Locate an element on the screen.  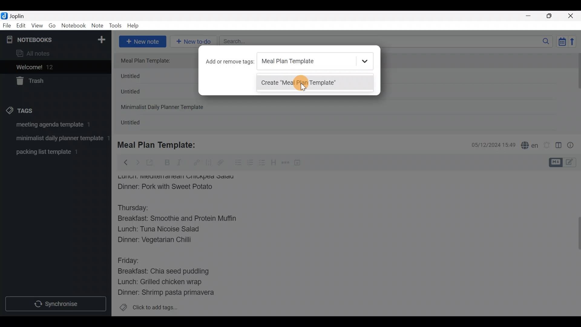
Spelling is located at coordinates (530, 146).